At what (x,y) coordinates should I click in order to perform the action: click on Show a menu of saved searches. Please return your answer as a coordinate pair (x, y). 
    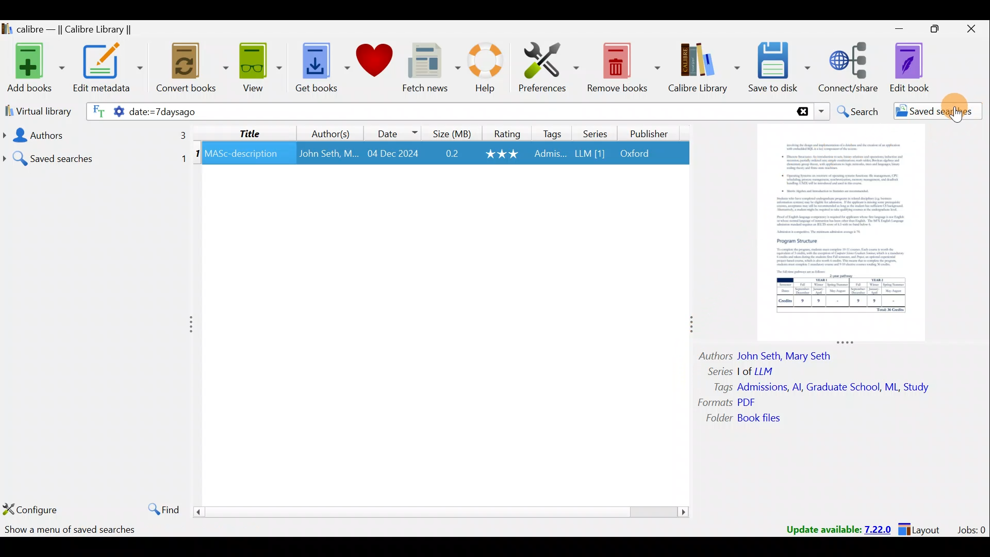
    Looking at the image, I should click on (72, 530).